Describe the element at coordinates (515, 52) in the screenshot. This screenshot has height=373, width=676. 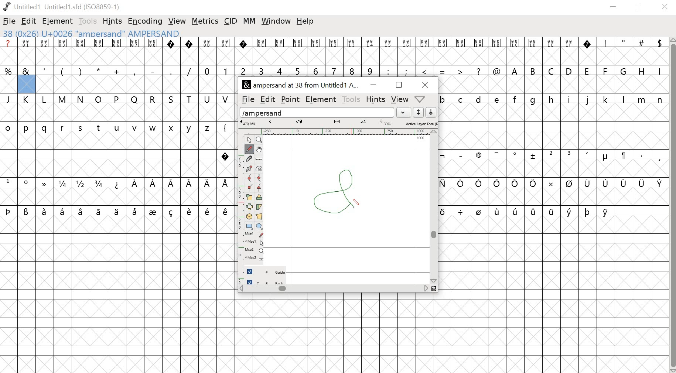
I see `001C` at that location.